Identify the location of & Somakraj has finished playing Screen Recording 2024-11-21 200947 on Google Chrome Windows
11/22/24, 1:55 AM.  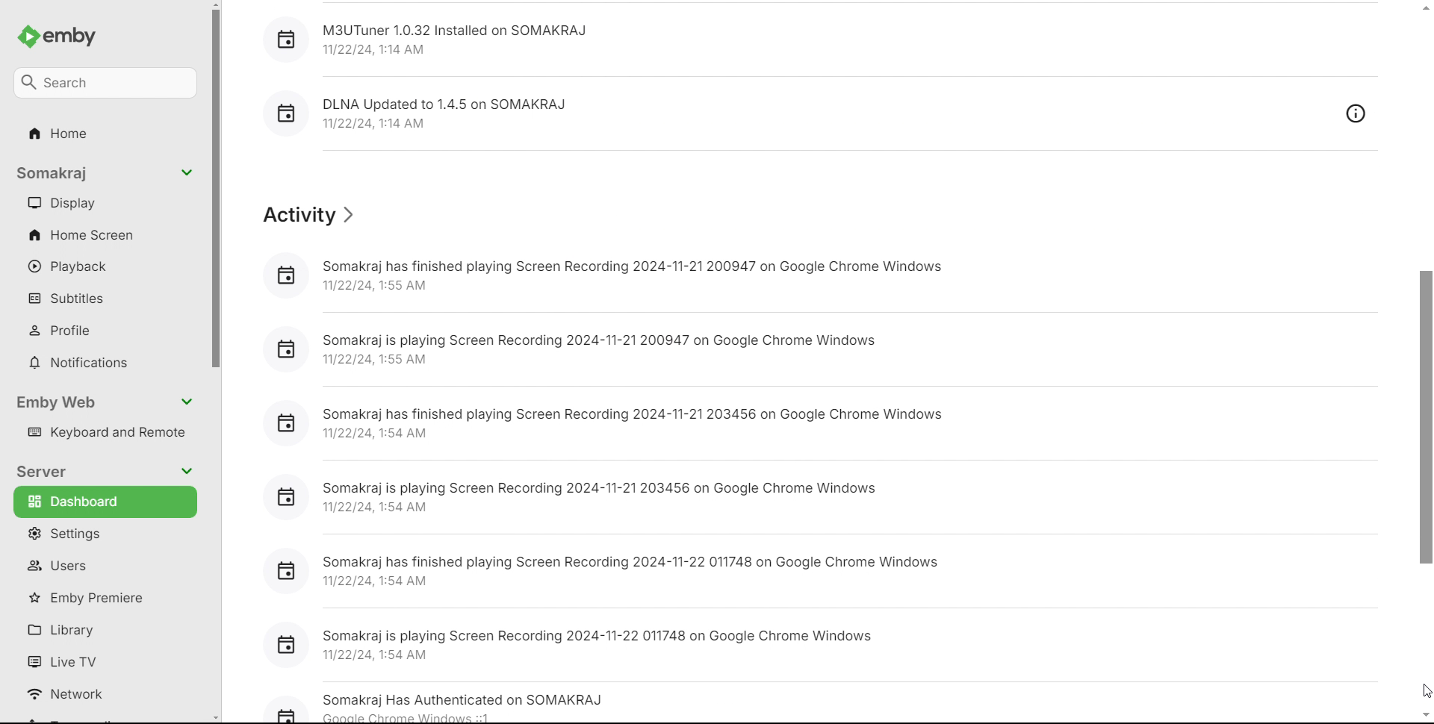
(615, 274).